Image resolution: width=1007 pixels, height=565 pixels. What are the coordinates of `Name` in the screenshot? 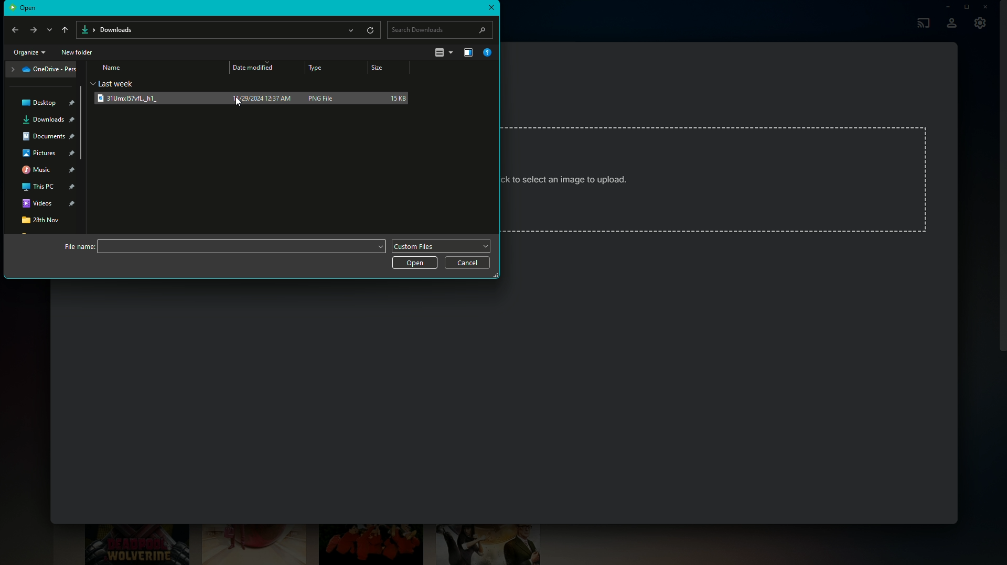 It's located at (112, 68).